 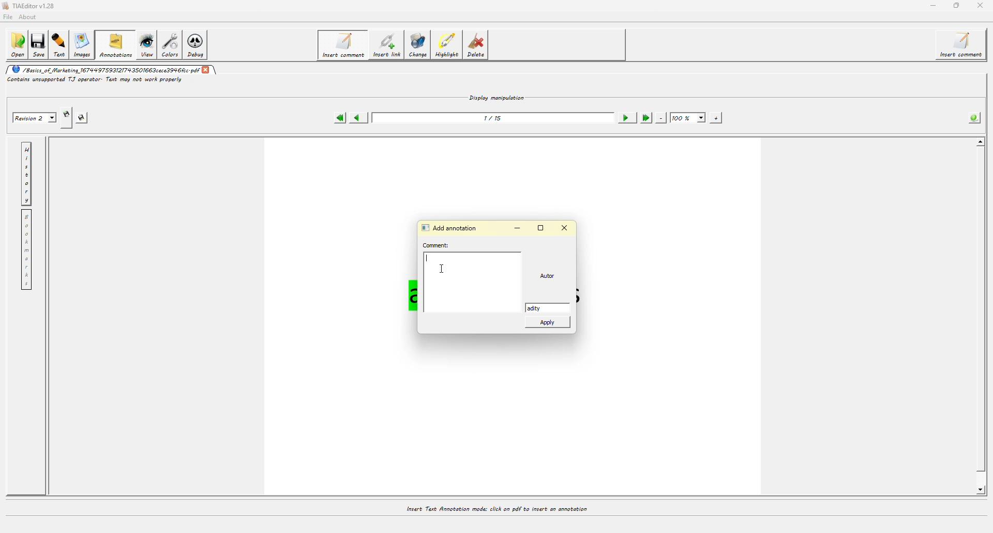 What do you see at coordinates (358, 118) in the screenshot?
I see `previous page` at bounding box center [358, 118].